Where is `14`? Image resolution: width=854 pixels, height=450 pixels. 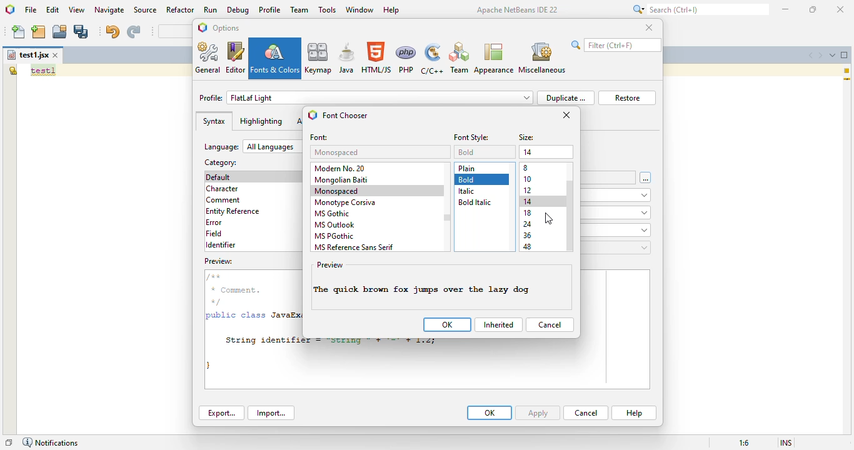 14 is located at coordinates (529, 202).